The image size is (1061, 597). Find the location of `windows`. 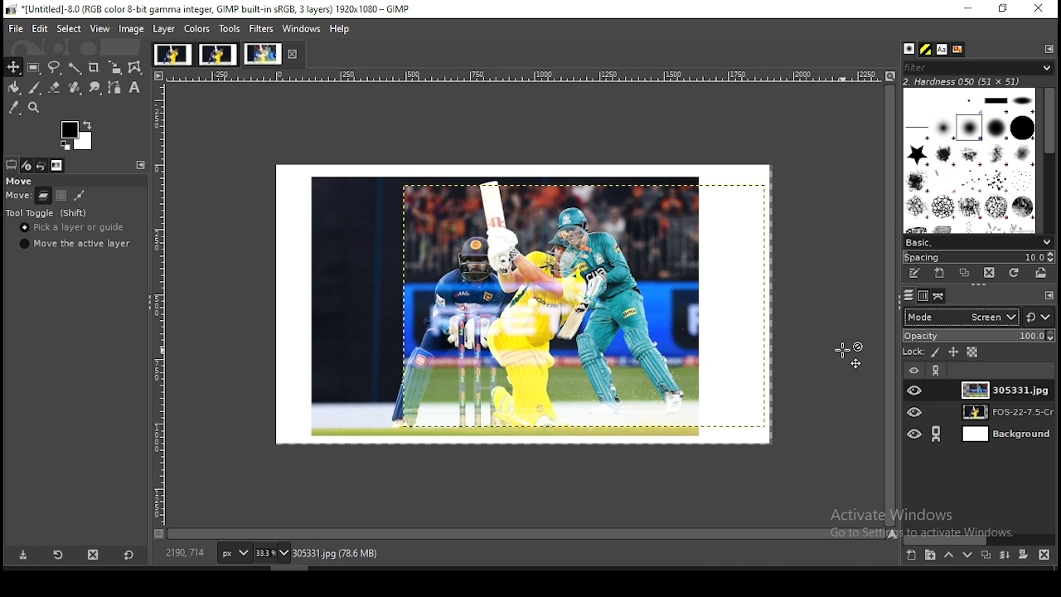

windows is located at coordinates (303, 29).